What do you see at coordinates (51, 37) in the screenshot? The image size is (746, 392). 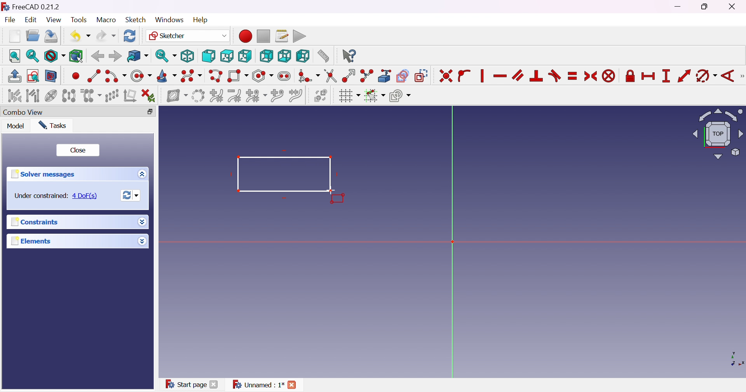 I see `Save` at bounding box center [51, 37].